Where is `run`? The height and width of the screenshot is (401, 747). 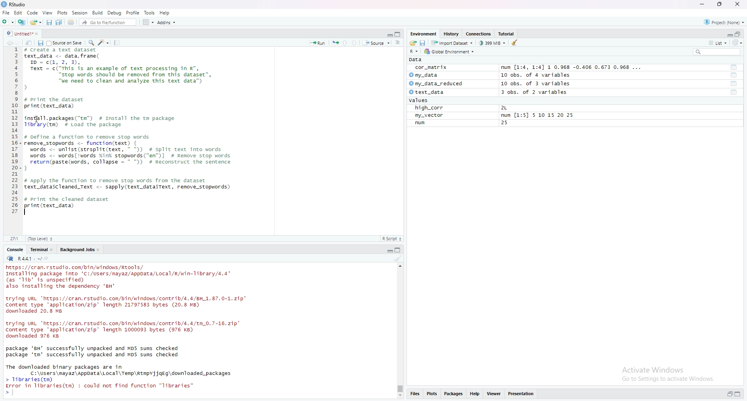 run is located at coordinates (418, 123).